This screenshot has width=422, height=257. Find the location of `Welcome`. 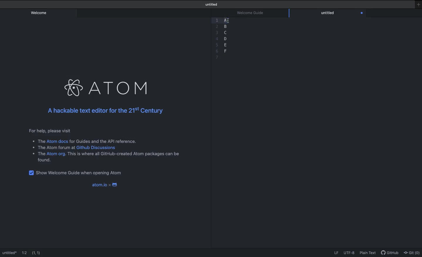

Welcome is located at coordinates (39, 12).